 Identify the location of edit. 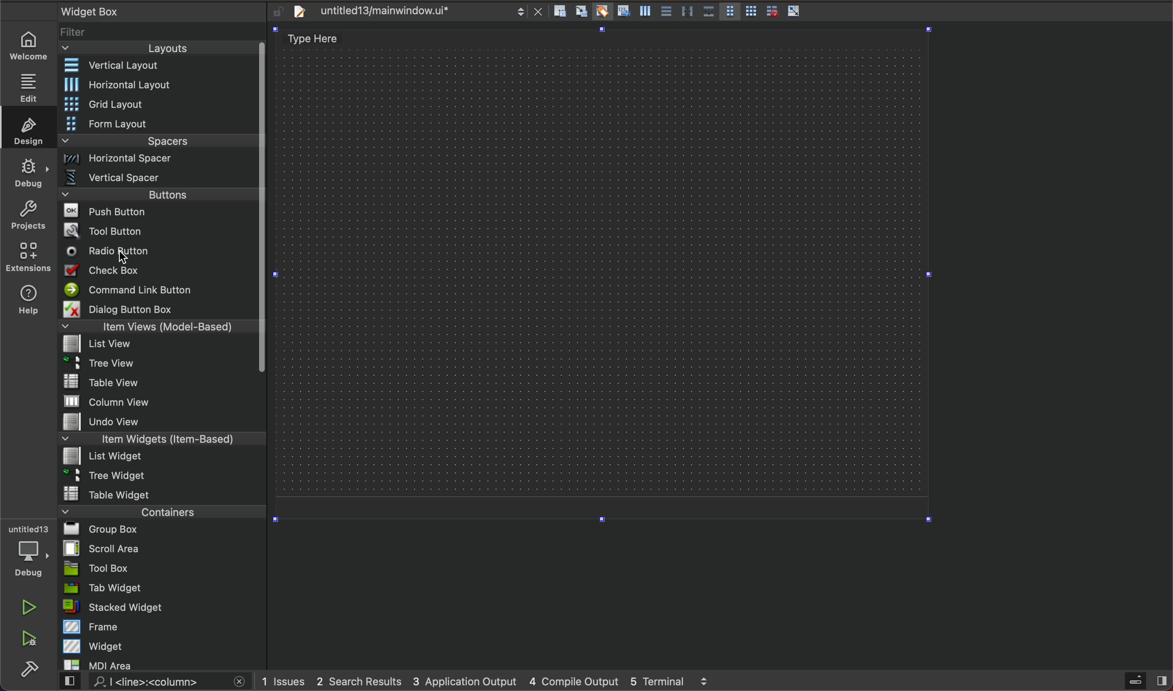
(33, 84).